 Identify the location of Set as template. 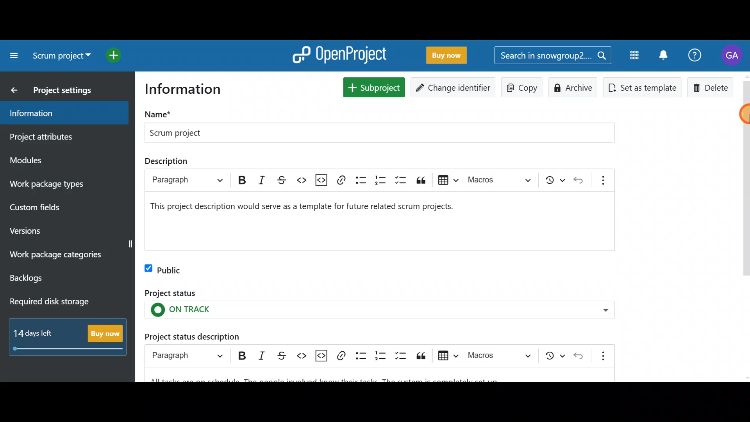
(644, 89).